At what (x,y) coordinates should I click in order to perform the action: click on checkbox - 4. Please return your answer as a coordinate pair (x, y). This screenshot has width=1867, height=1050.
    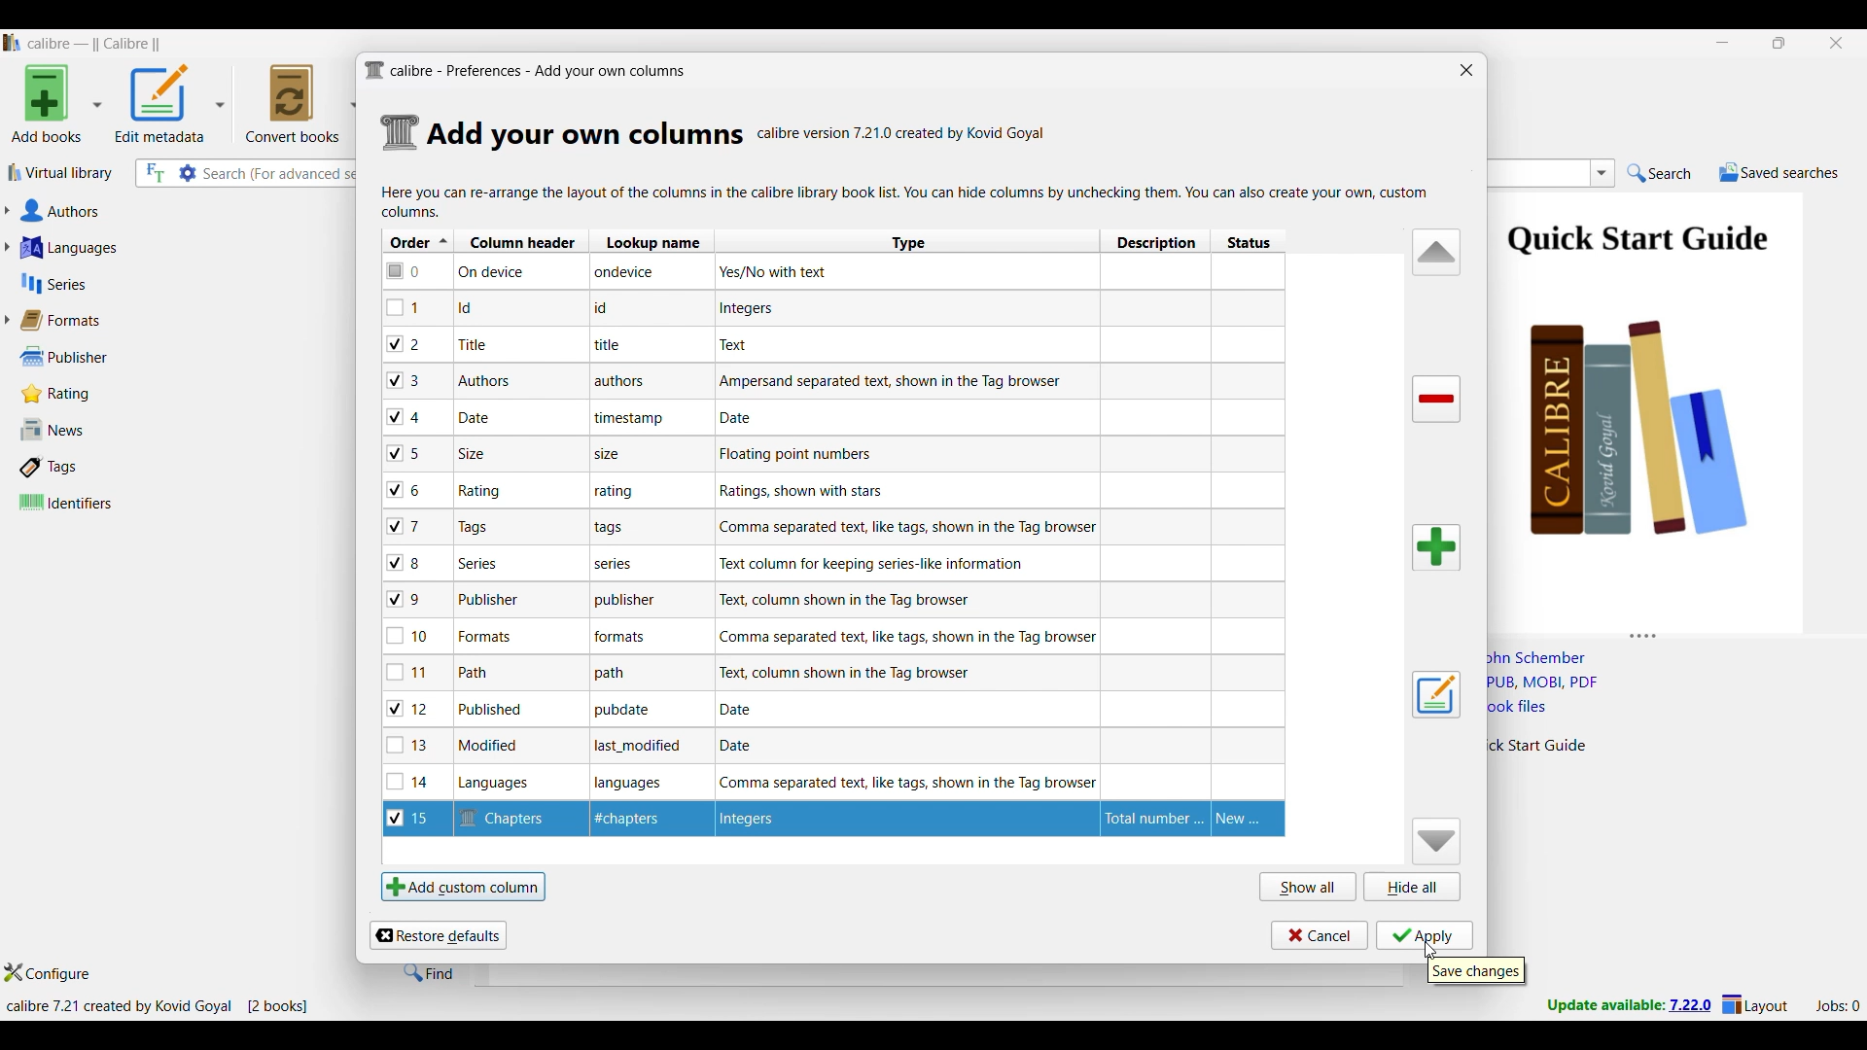
    Looking at the image, I should click on (405, 416).